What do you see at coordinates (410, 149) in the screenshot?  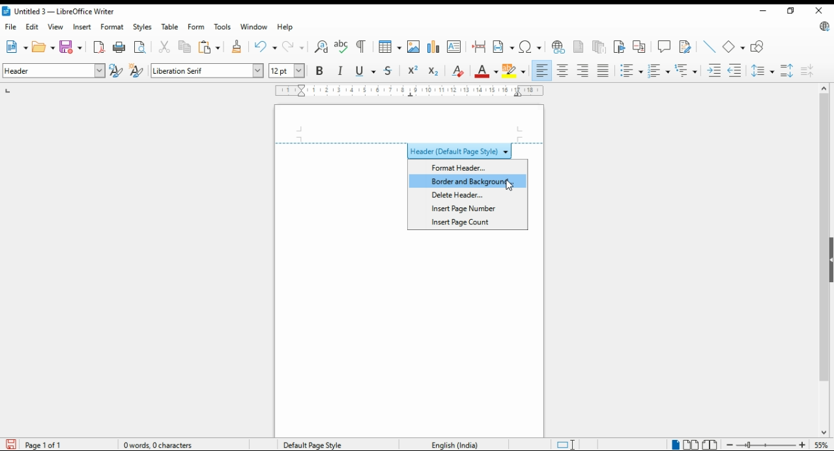 I see `header style menu` at bounding box center [410, 149].